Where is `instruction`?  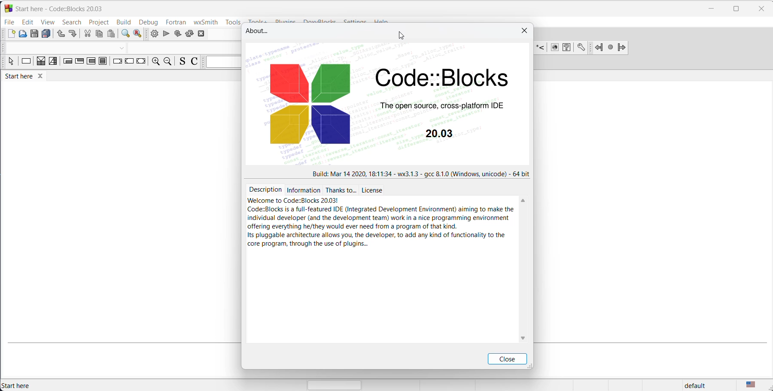
instruction is located at coordinates (26, 62).